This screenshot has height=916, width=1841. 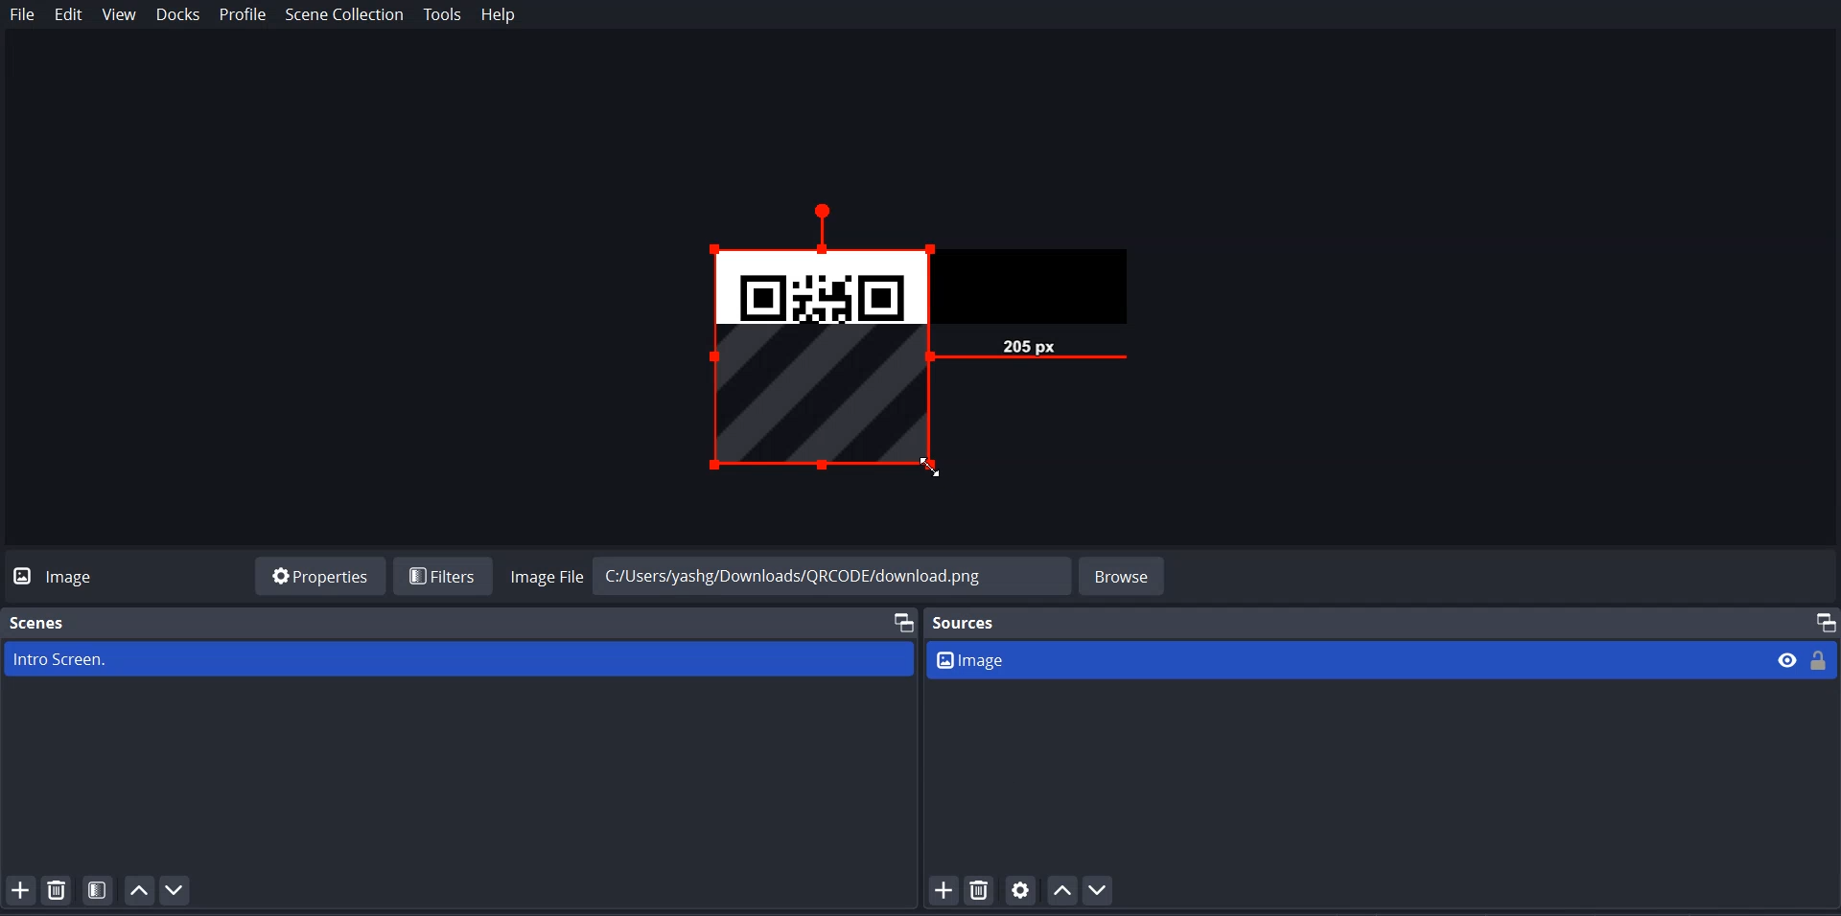 What do you see at coordinates (980, 890) in the screenshot?
I see `Remove Selected Source` at bounding box center [980, 890].